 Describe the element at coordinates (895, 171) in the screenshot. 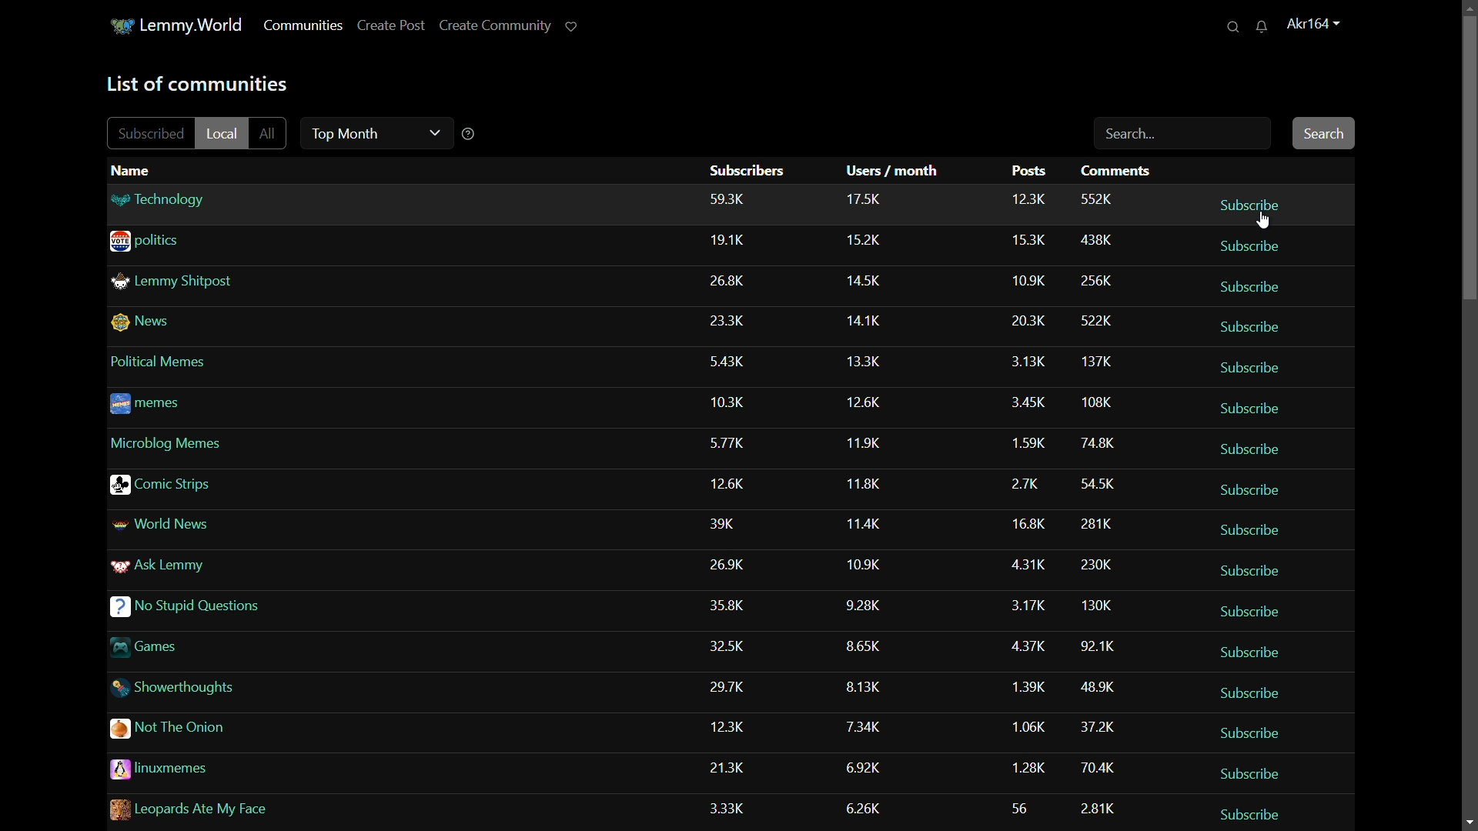

I see `users/month` at that location.